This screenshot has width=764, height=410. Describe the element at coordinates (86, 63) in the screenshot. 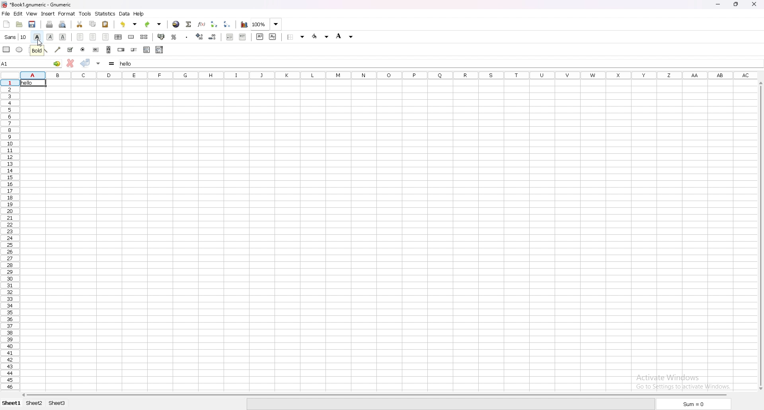

I see `accept change` at that location.